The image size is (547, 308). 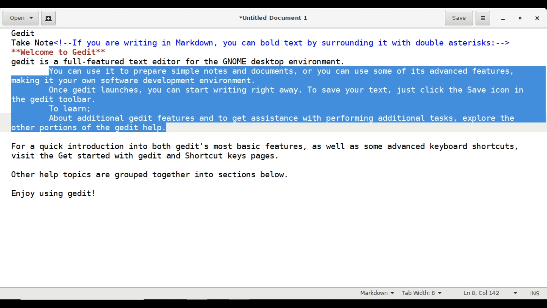 I want to click on New File, so click(x=48, y=18).